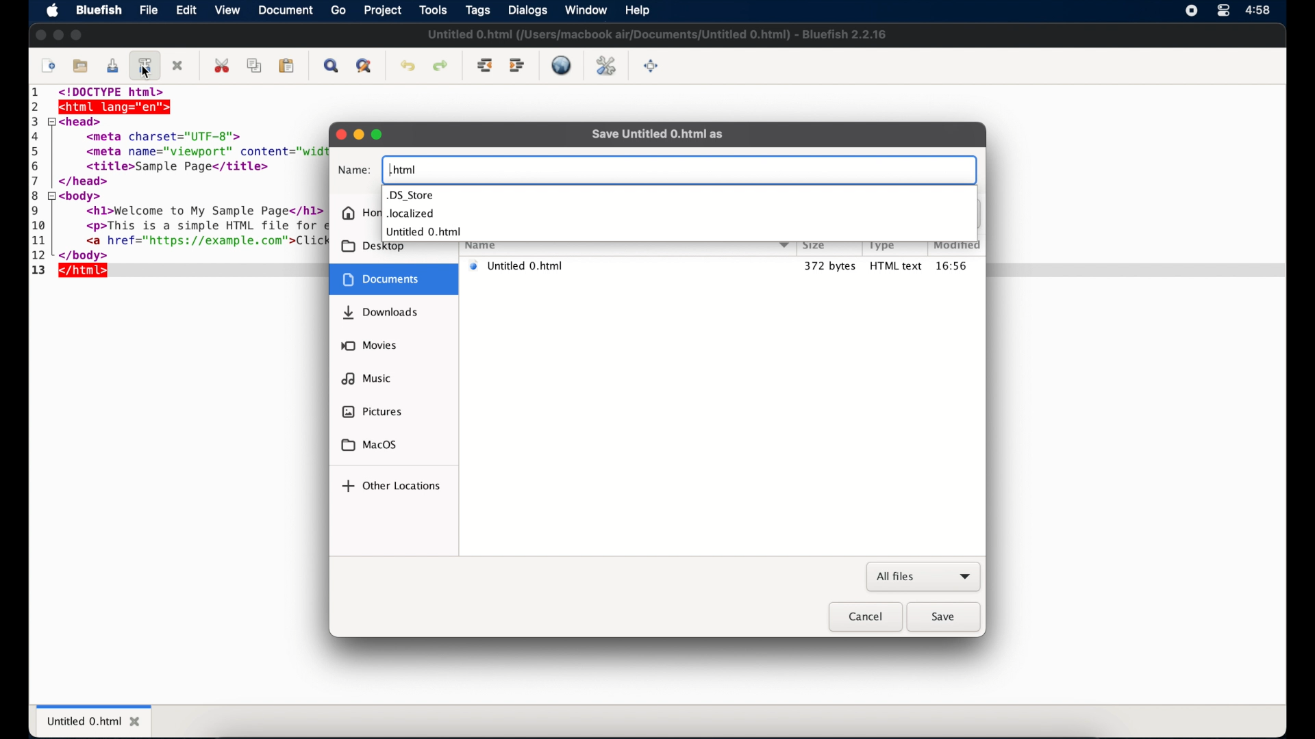 This screenshot has height=739, width=1315. I want to click on 12, so click(40, 255).